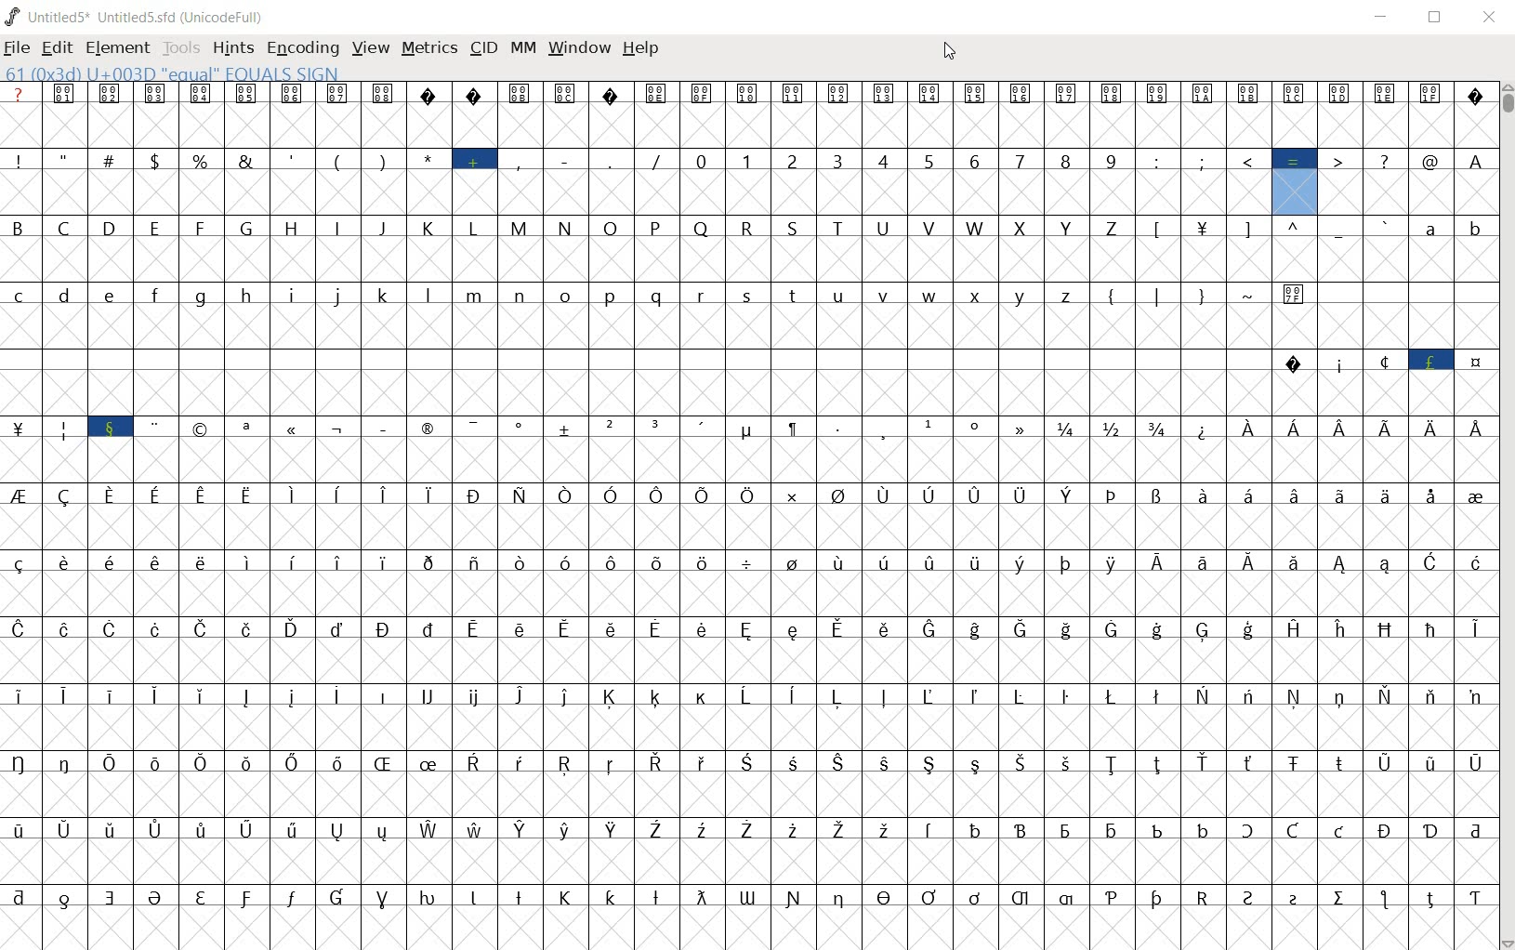 Image resolution: width=1515 pixels, height=950 pixels. I want to click on close, so click(1491, 14).